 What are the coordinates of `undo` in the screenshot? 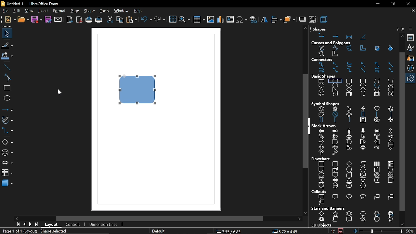 It's located at (146, 20).